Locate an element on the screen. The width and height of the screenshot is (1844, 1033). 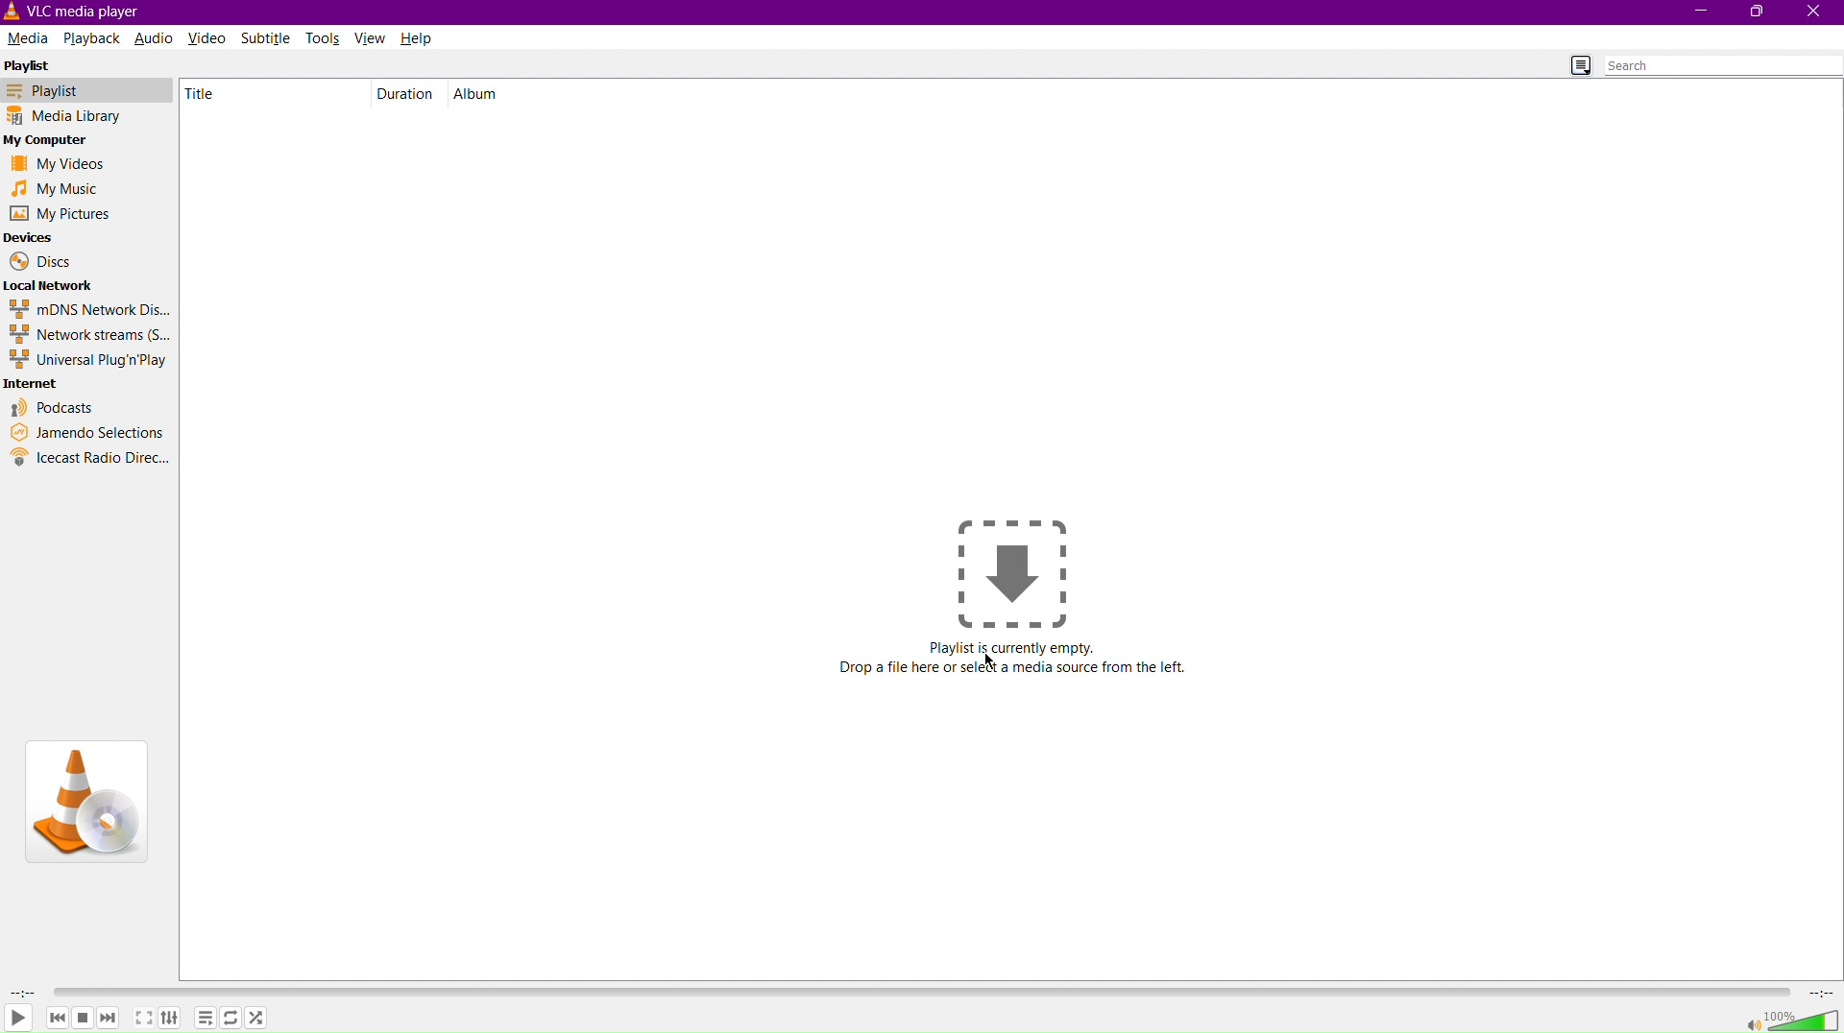
My Computer is located at coordinates (58, 142).